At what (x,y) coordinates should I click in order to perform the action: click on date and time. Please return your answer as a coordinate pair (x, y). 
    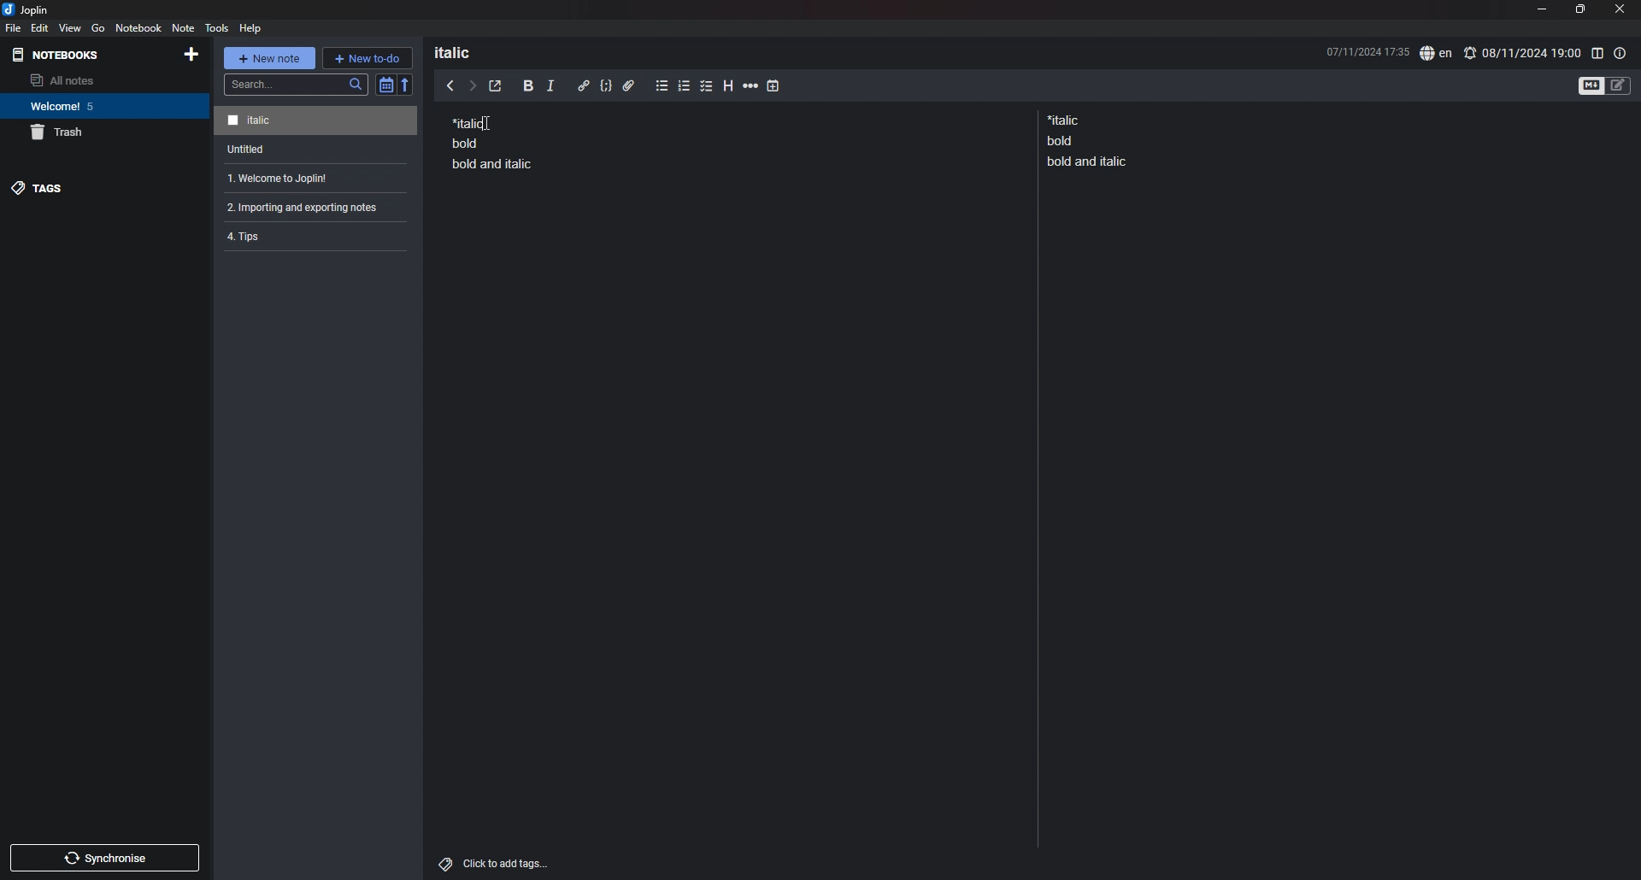
    Looking at the image, I should click on (1367, 50).